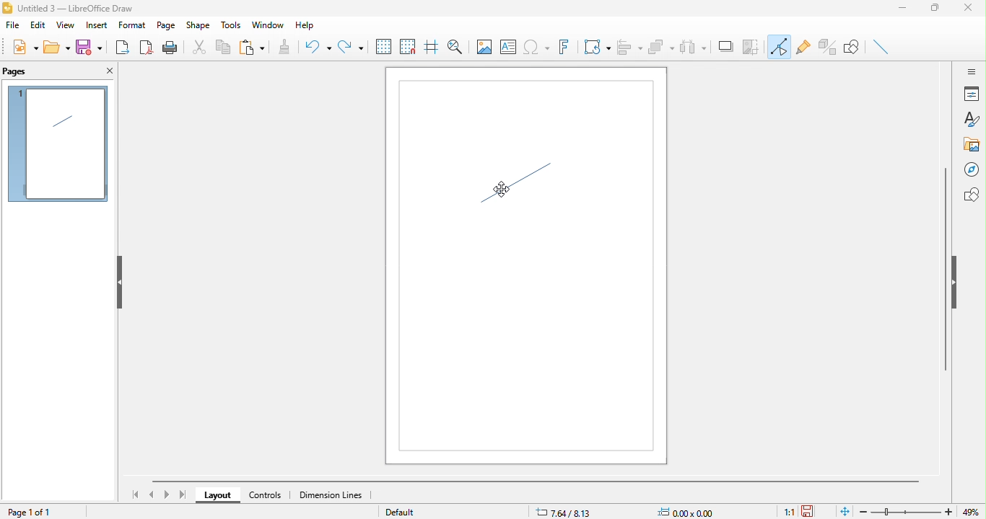  Describe the element at coordinates (182, 494) in the screenshot. I see `last page` at that location.